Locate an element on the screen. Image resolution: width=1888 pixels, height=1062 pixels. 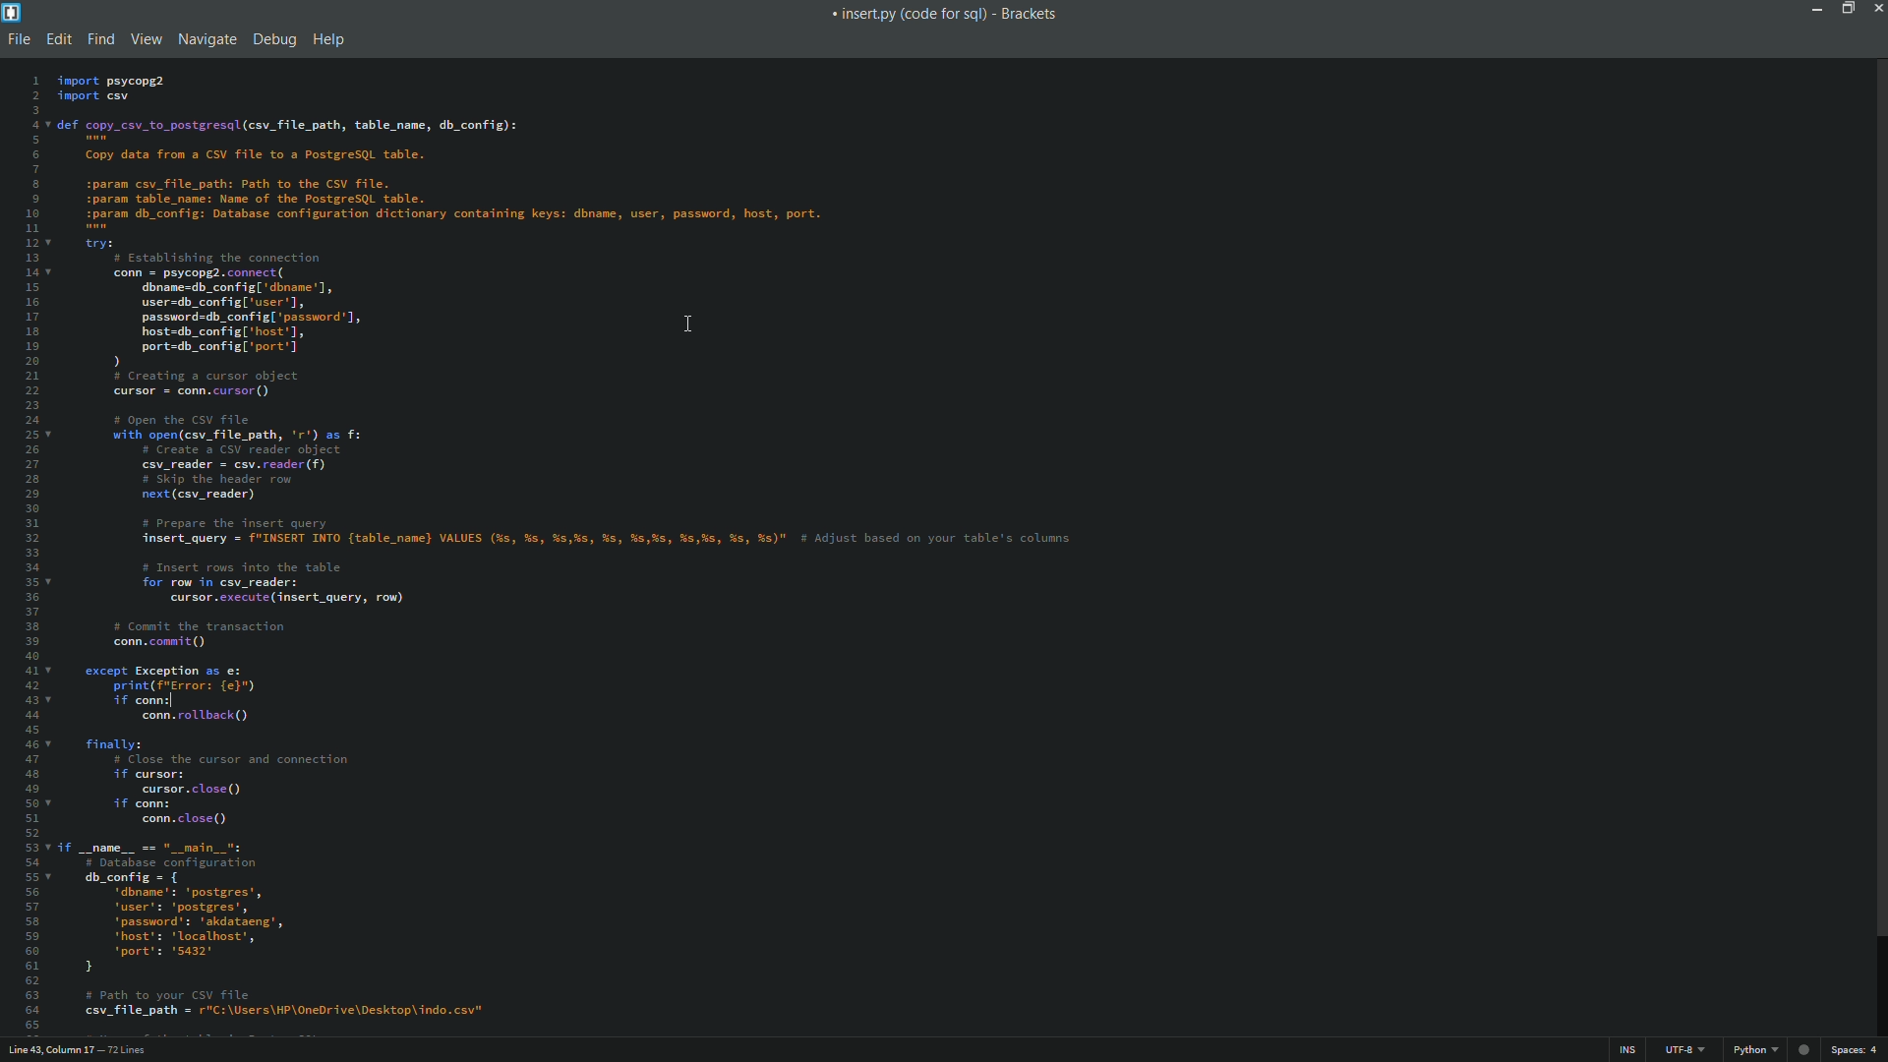
view menu is located at coordinates (144, 38).